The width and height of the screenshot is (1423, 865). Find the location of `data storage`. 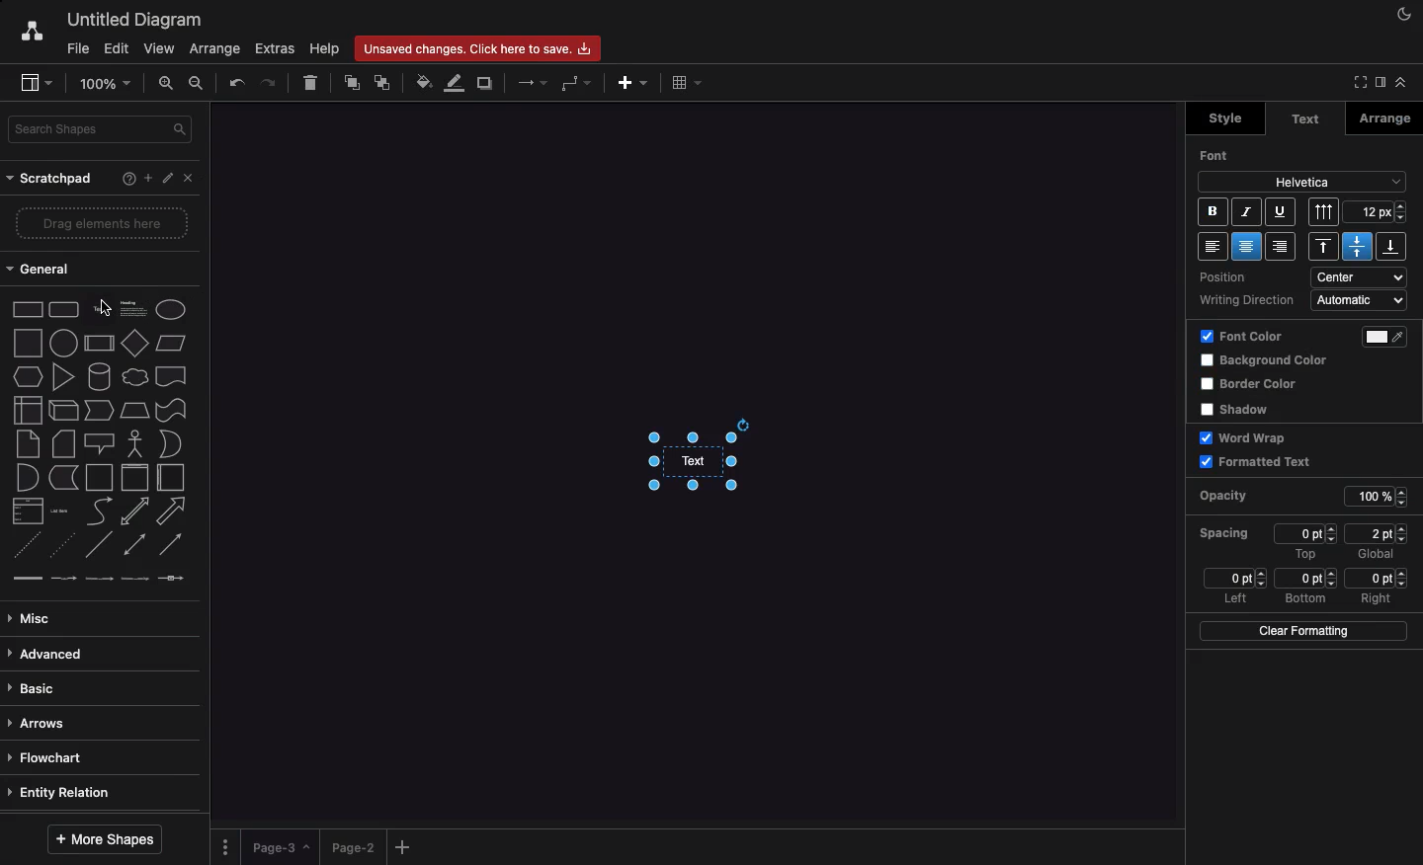

data storage is located at coordinates (64, 478).